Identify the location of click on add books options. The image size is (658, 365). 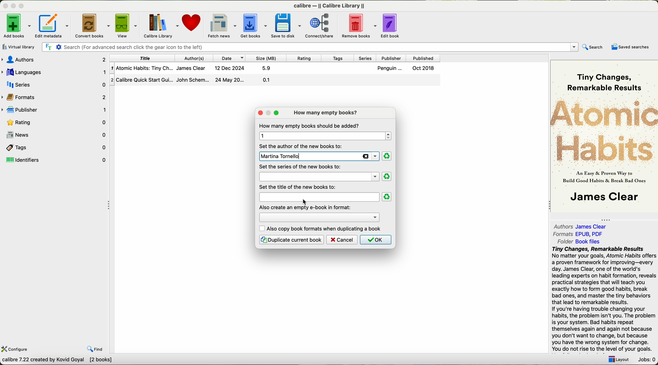
(17, 26).